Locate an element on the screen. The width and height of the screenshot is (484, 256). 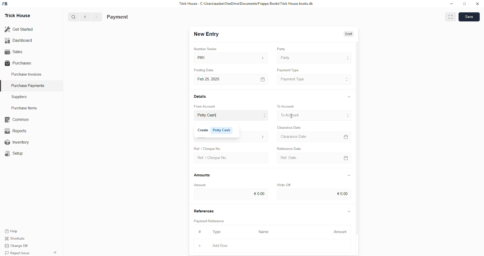
Purchase Items is located at coordinates (26, 107).